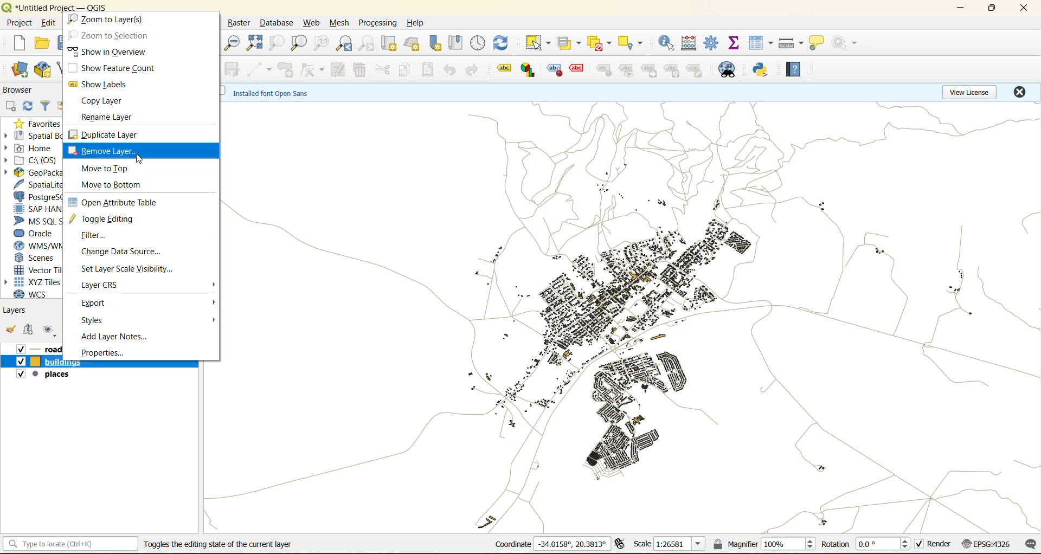 The width and height of the screenshot is (1041, 554). What do you see at coordinates (370, 43) in the screenshot?
I see `zoom next` at bounding box center [370, 43].